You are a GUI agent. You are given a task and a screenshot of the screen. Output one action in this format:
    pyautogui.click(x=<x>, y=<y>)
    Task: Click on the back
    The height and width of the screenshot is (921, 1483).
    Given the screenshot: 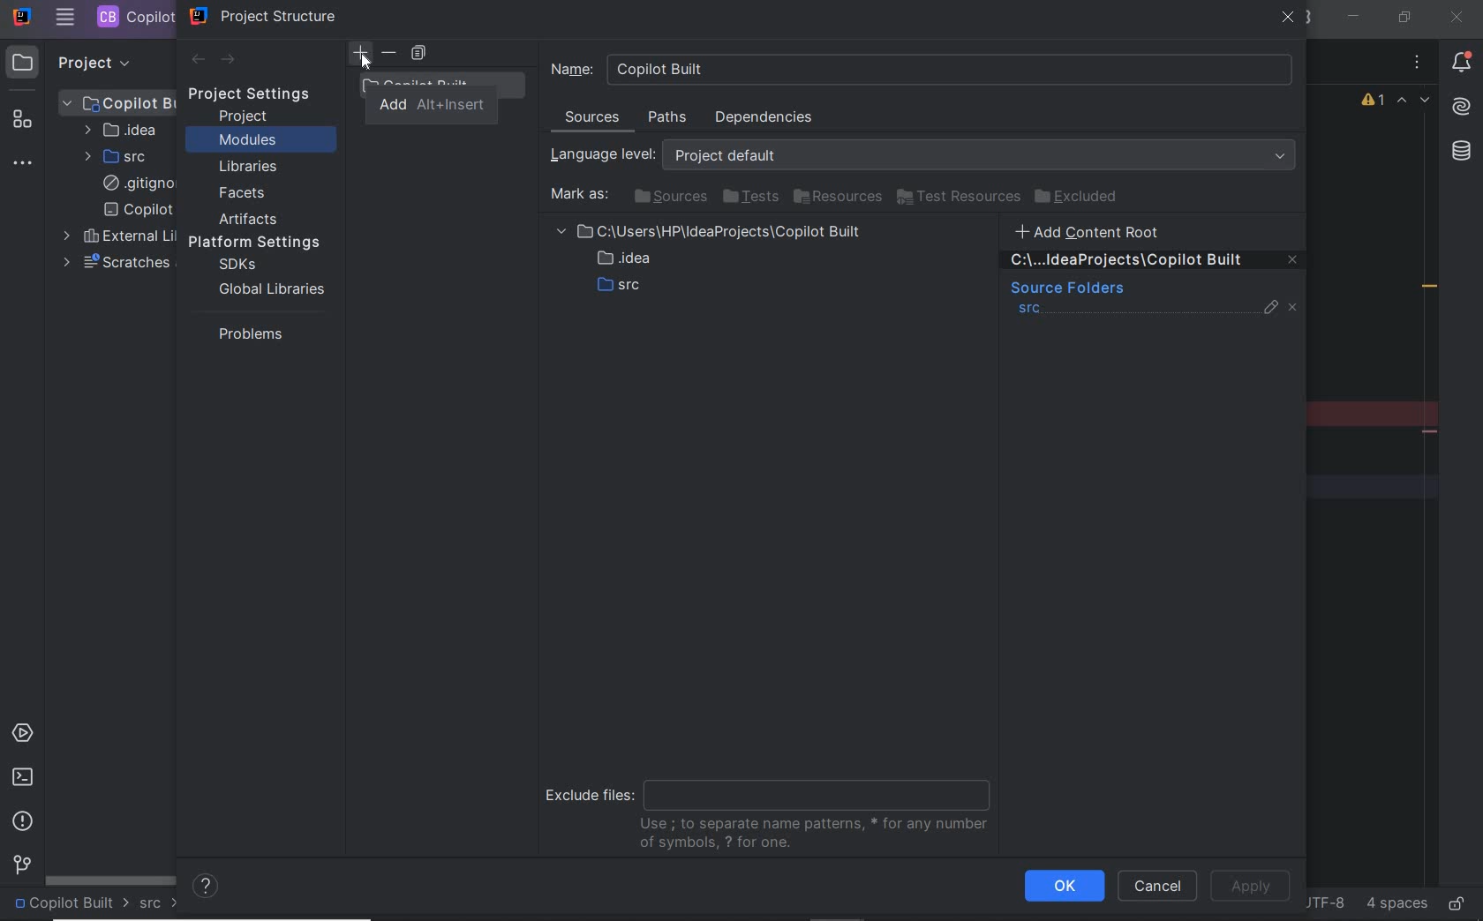 What is the action you would take?
    pyautogui.click(x=197, y=60)
    